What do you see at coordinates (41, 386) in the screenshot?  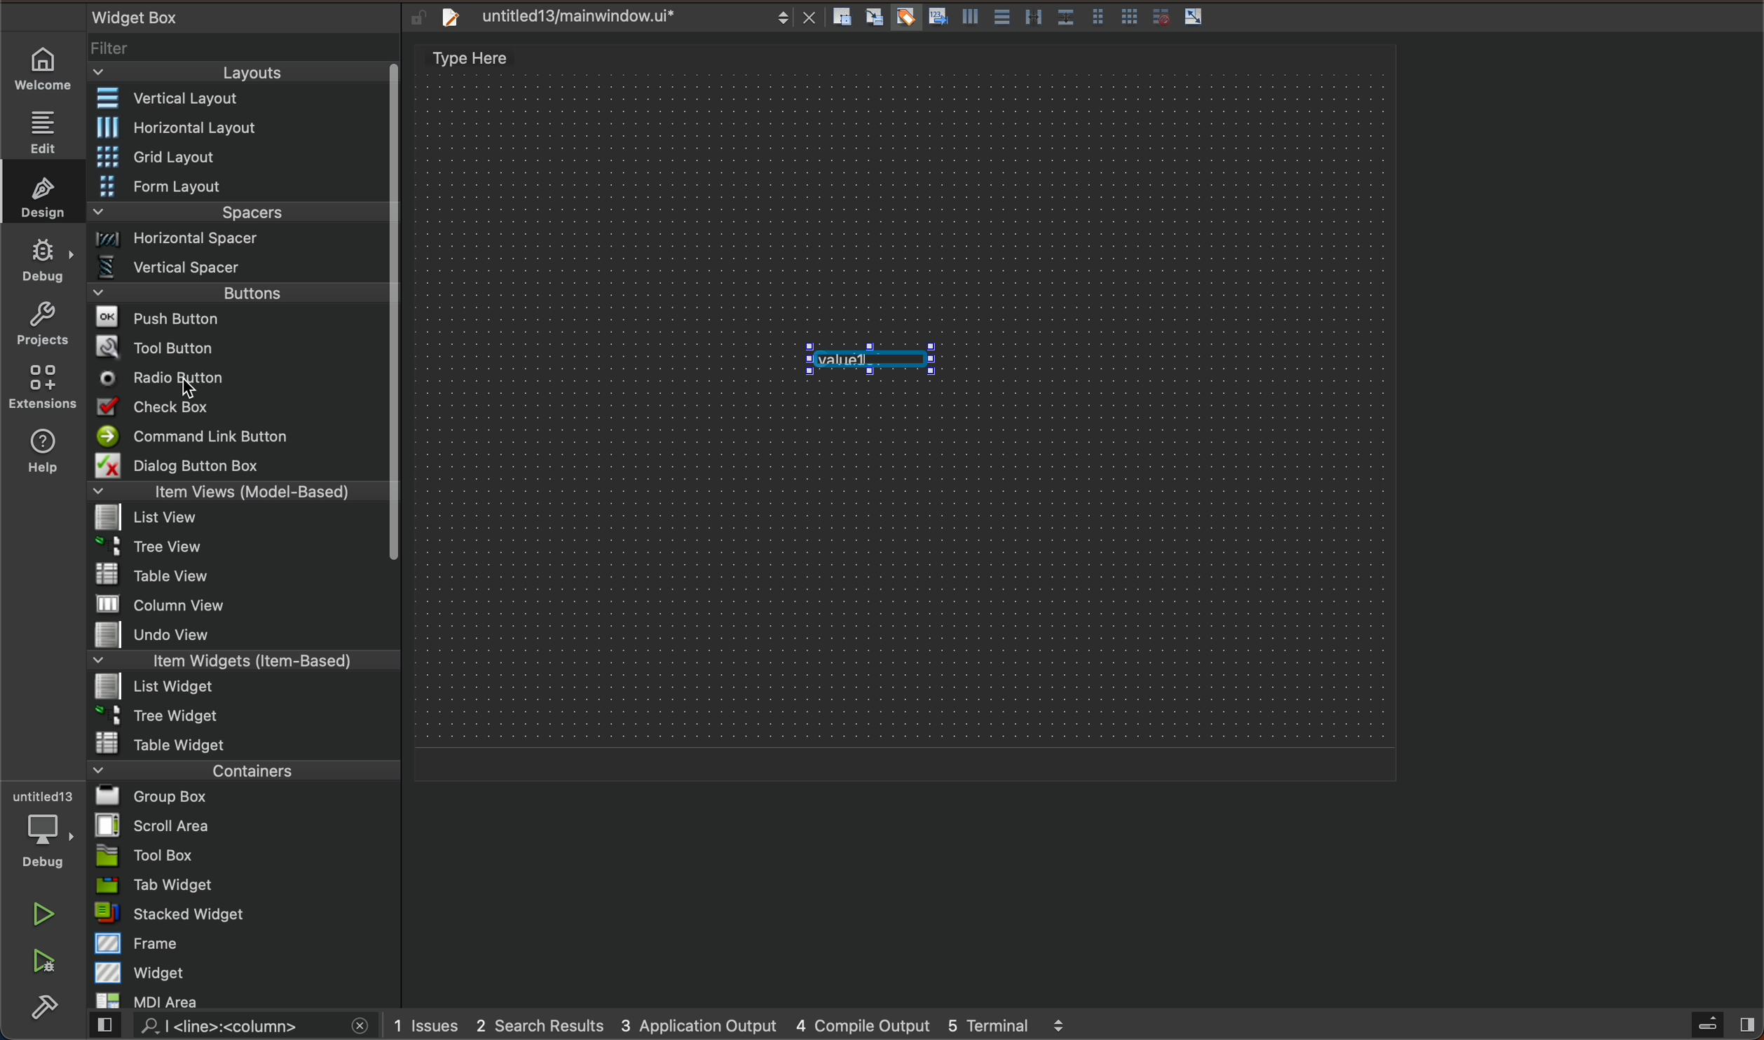 I see `extensions` at bounding box center [41, 386].